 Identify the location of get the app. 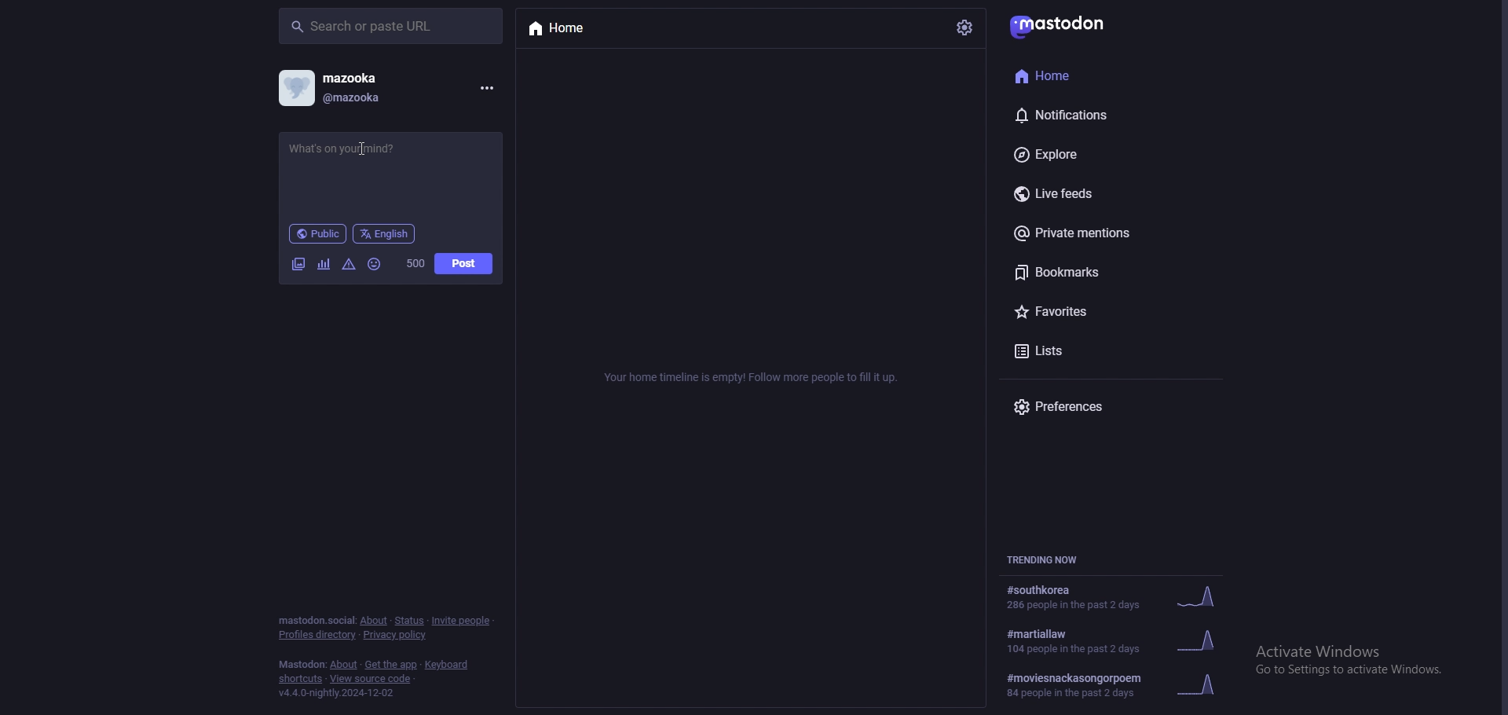
(392, 665).